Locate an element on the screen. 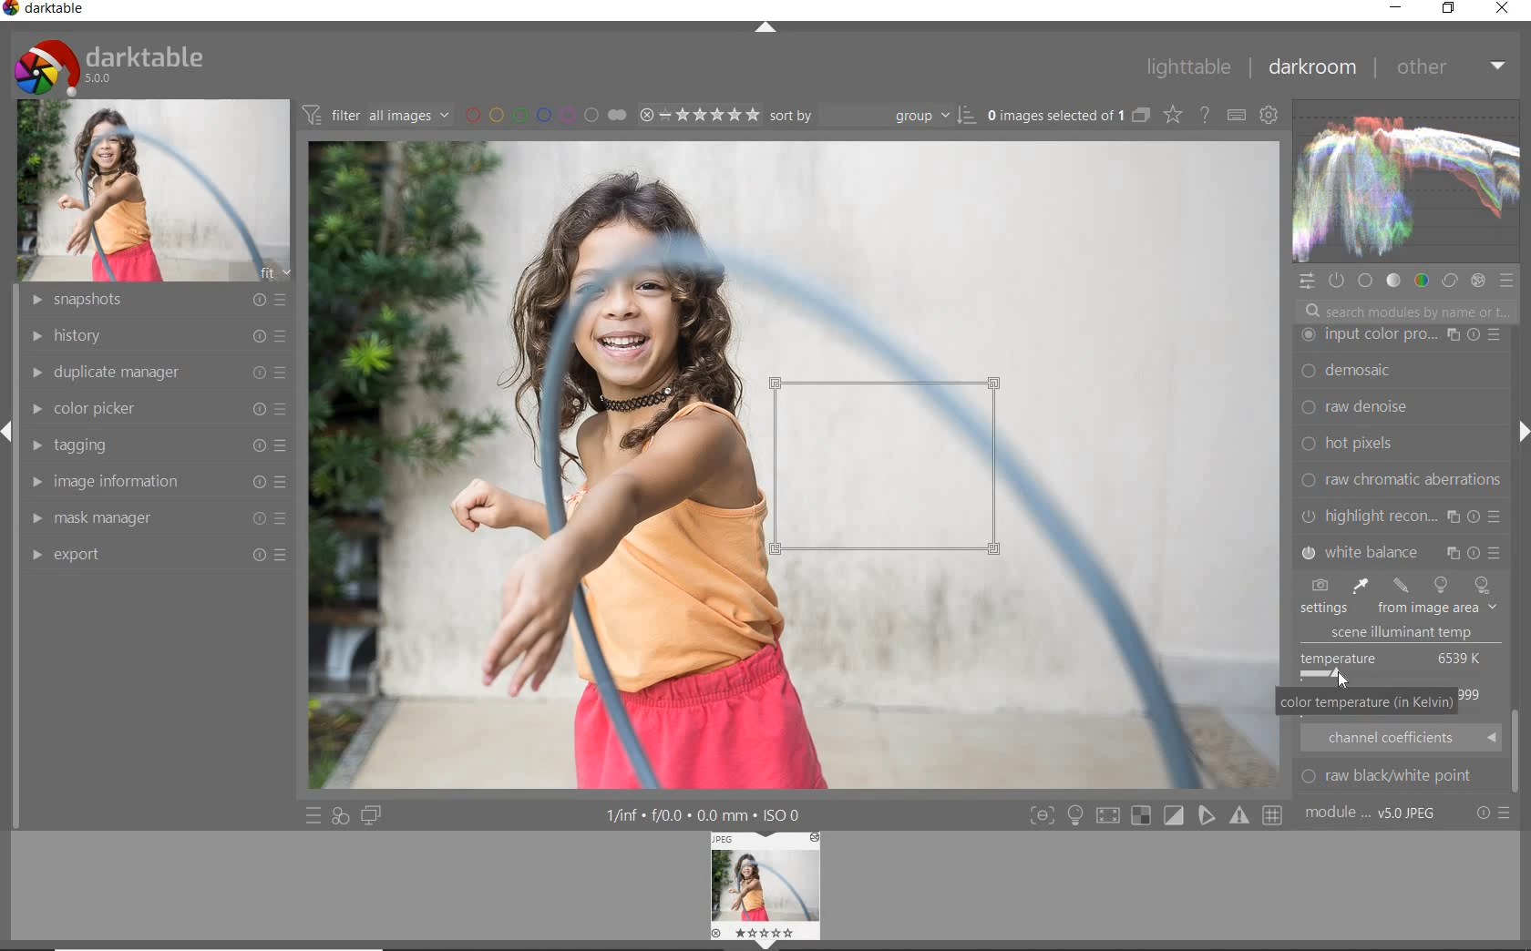 This screenshot has height=951, width=1531. expand / collapse is located at coordinates (764, 31).